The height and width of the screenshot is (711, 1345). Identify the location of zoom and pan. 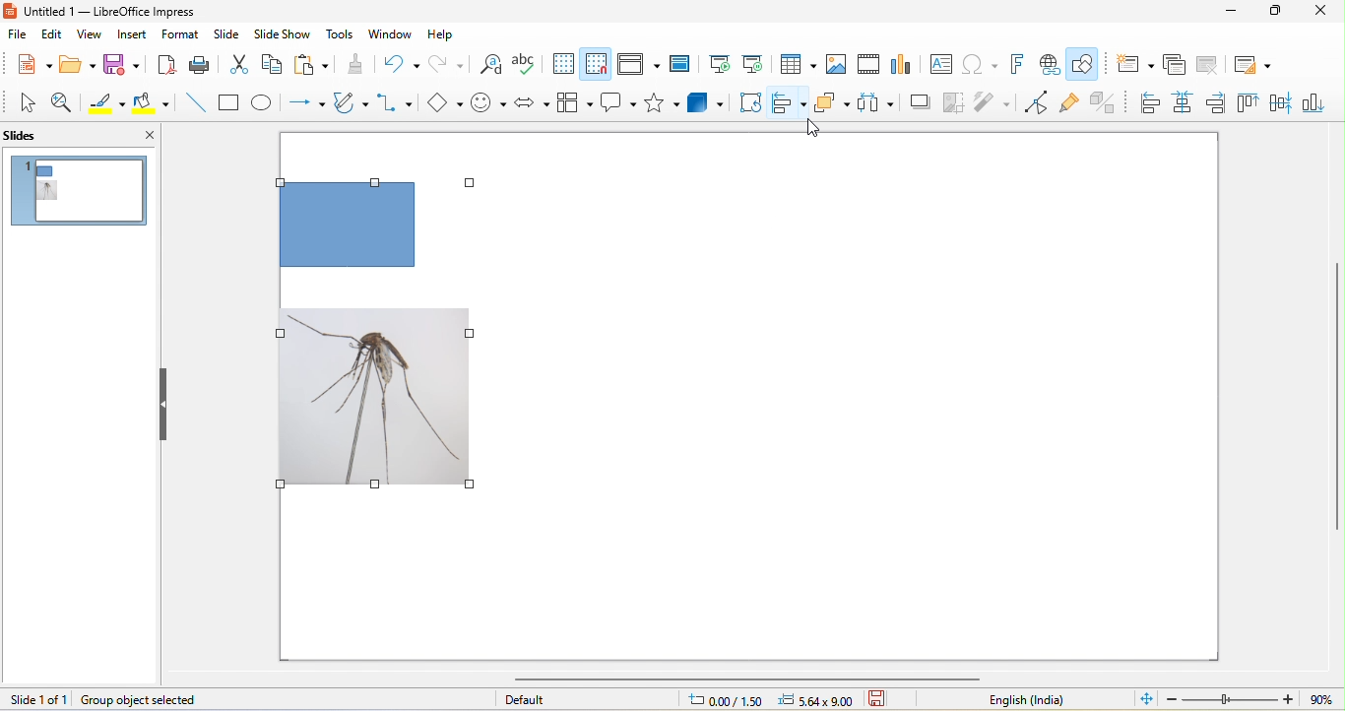
(64, 102).